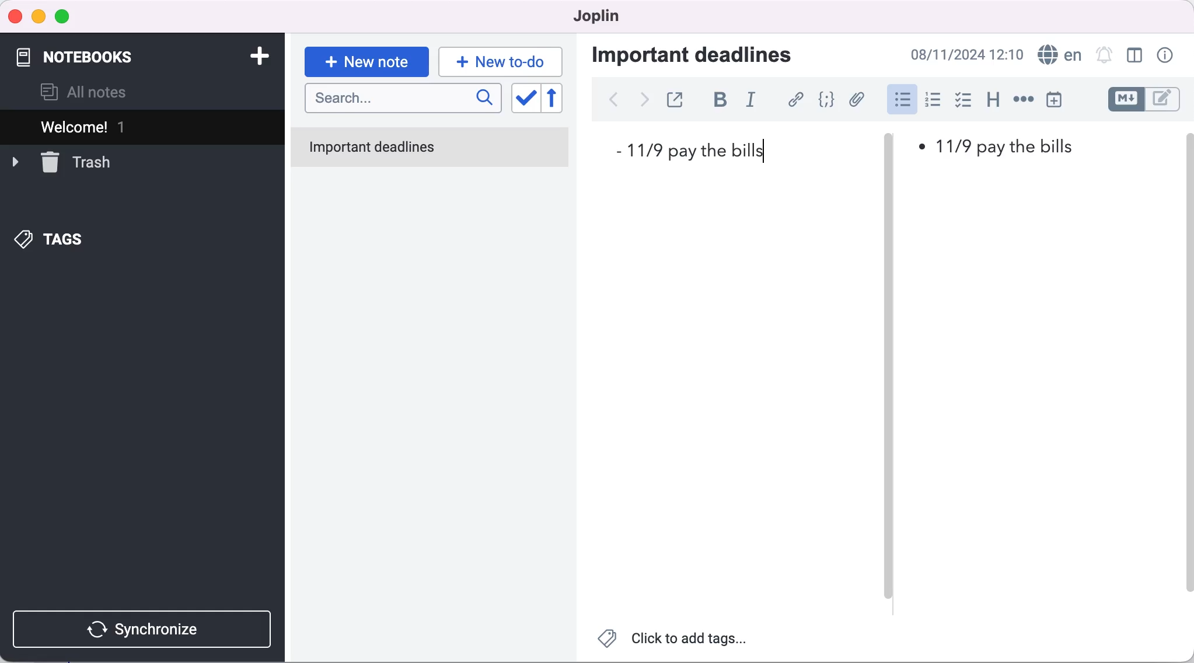 The height and width of the screenshot is (663, 1194). What do you see at coordinates (61, 238) in the screenshot?
I see `tags` at bounding box center [61, 238].